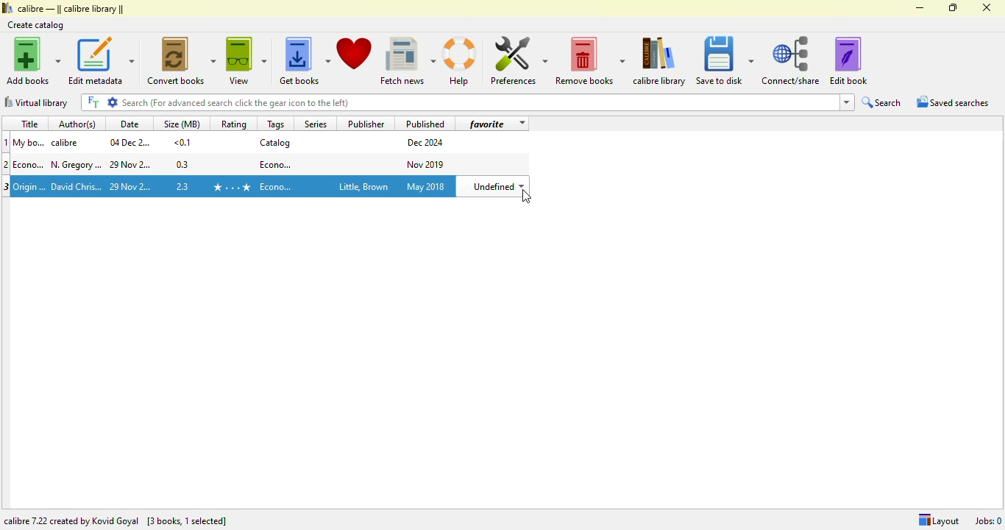  I want to click on catalog, so click(275, 142).